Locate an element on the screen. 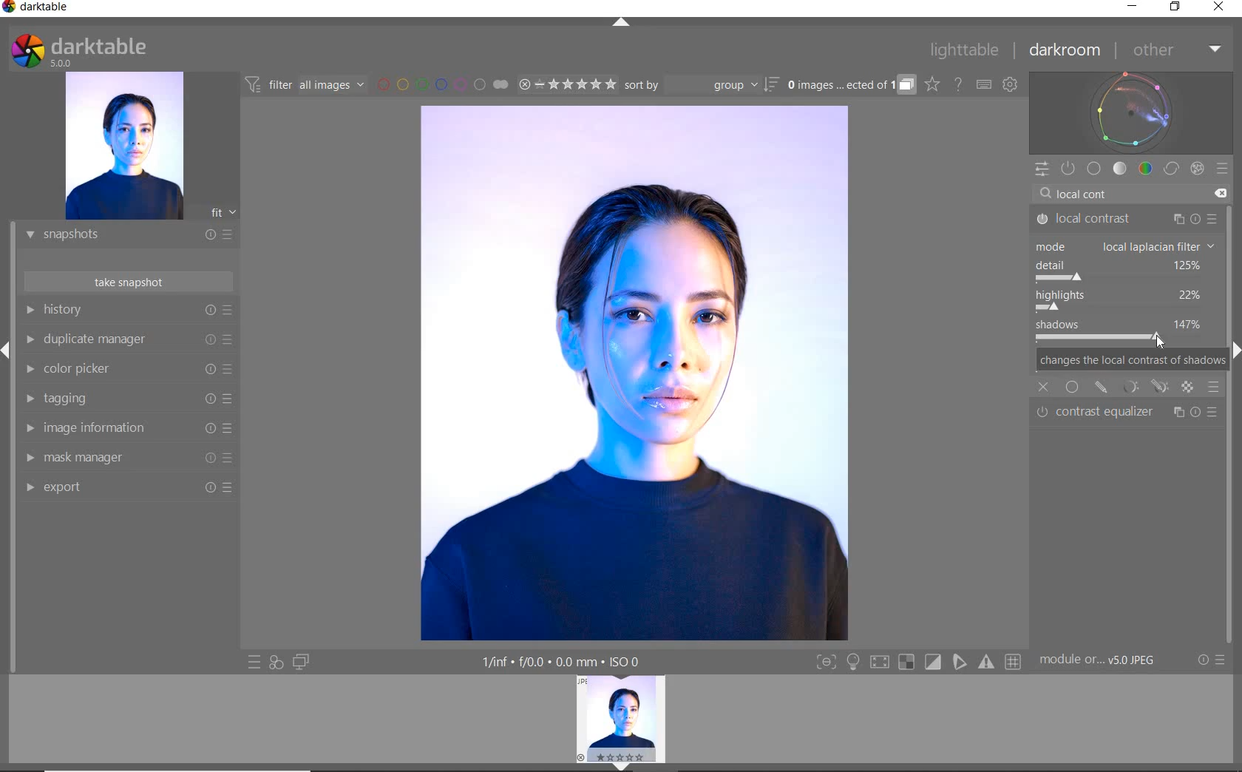 The width and height of the screenshot is (1242, 772). DARKROOM is located at coordinates (1065, 51).